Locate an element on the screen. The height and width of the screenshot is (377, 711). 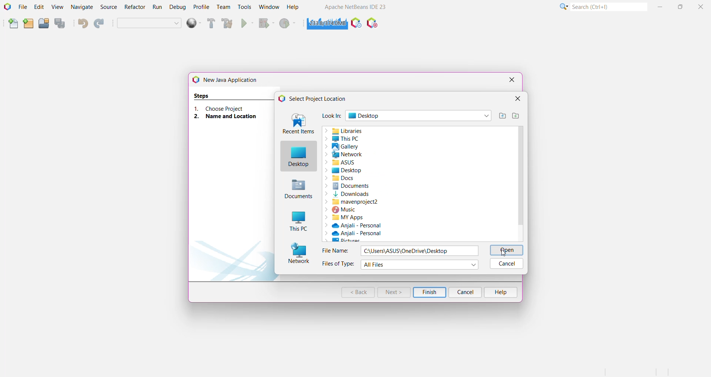
Close is located at coordinates (700, 7).